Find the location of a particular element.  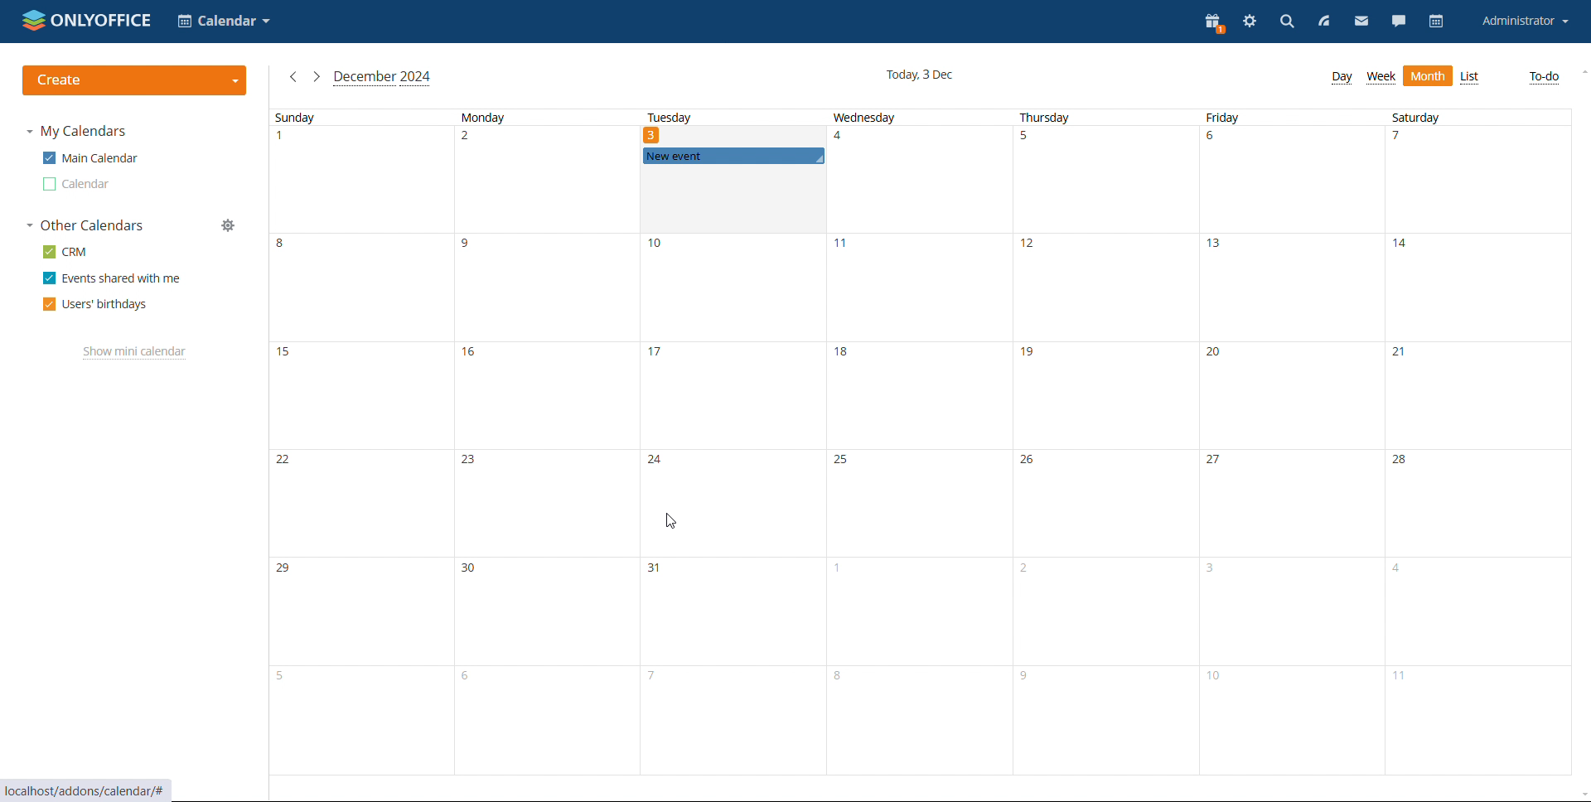

date is located at coordinates (357, 610).